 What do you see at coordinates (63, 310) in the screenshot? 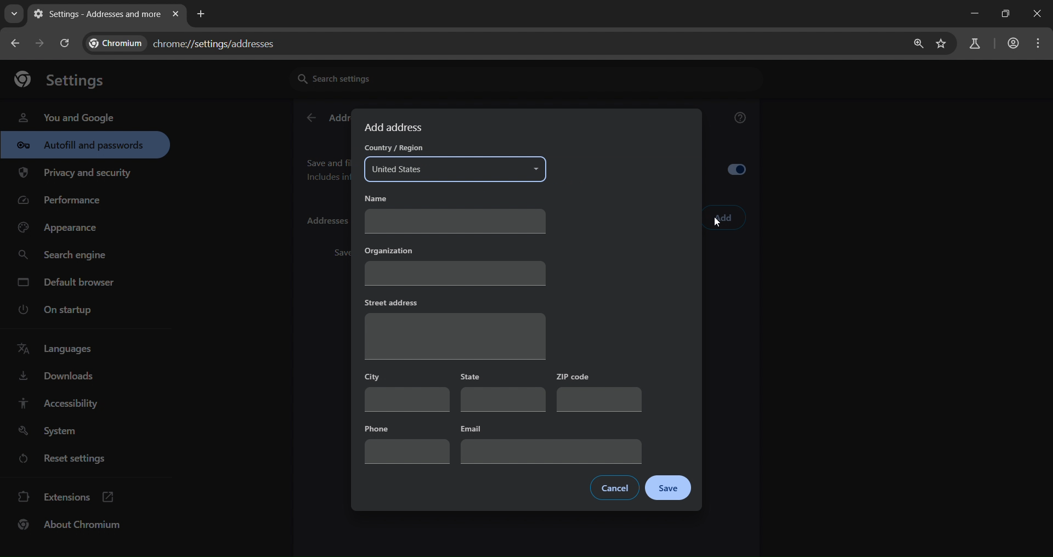
I see `on startup` at bounding box center [63, 310].